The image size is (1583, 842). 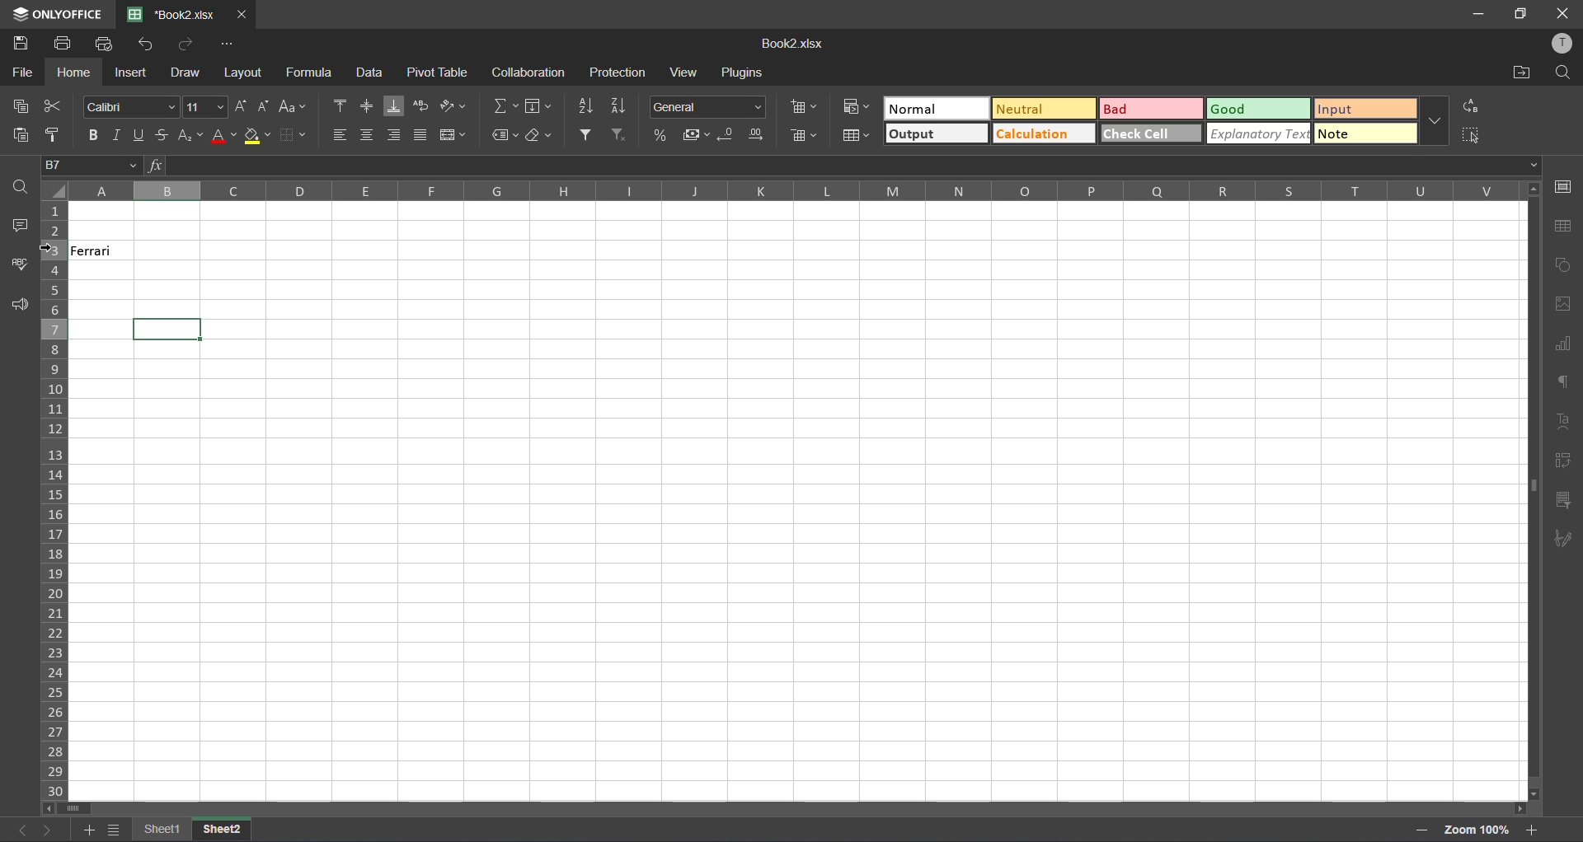 What do you see at coordinates (1368, 133) in the screenshot?
I see `note` at bounding box center [1368, 133].